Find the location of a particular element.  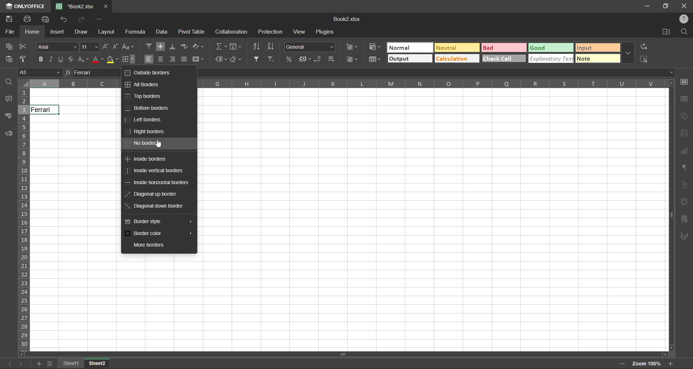

normal is located at coordinates (410, 47).